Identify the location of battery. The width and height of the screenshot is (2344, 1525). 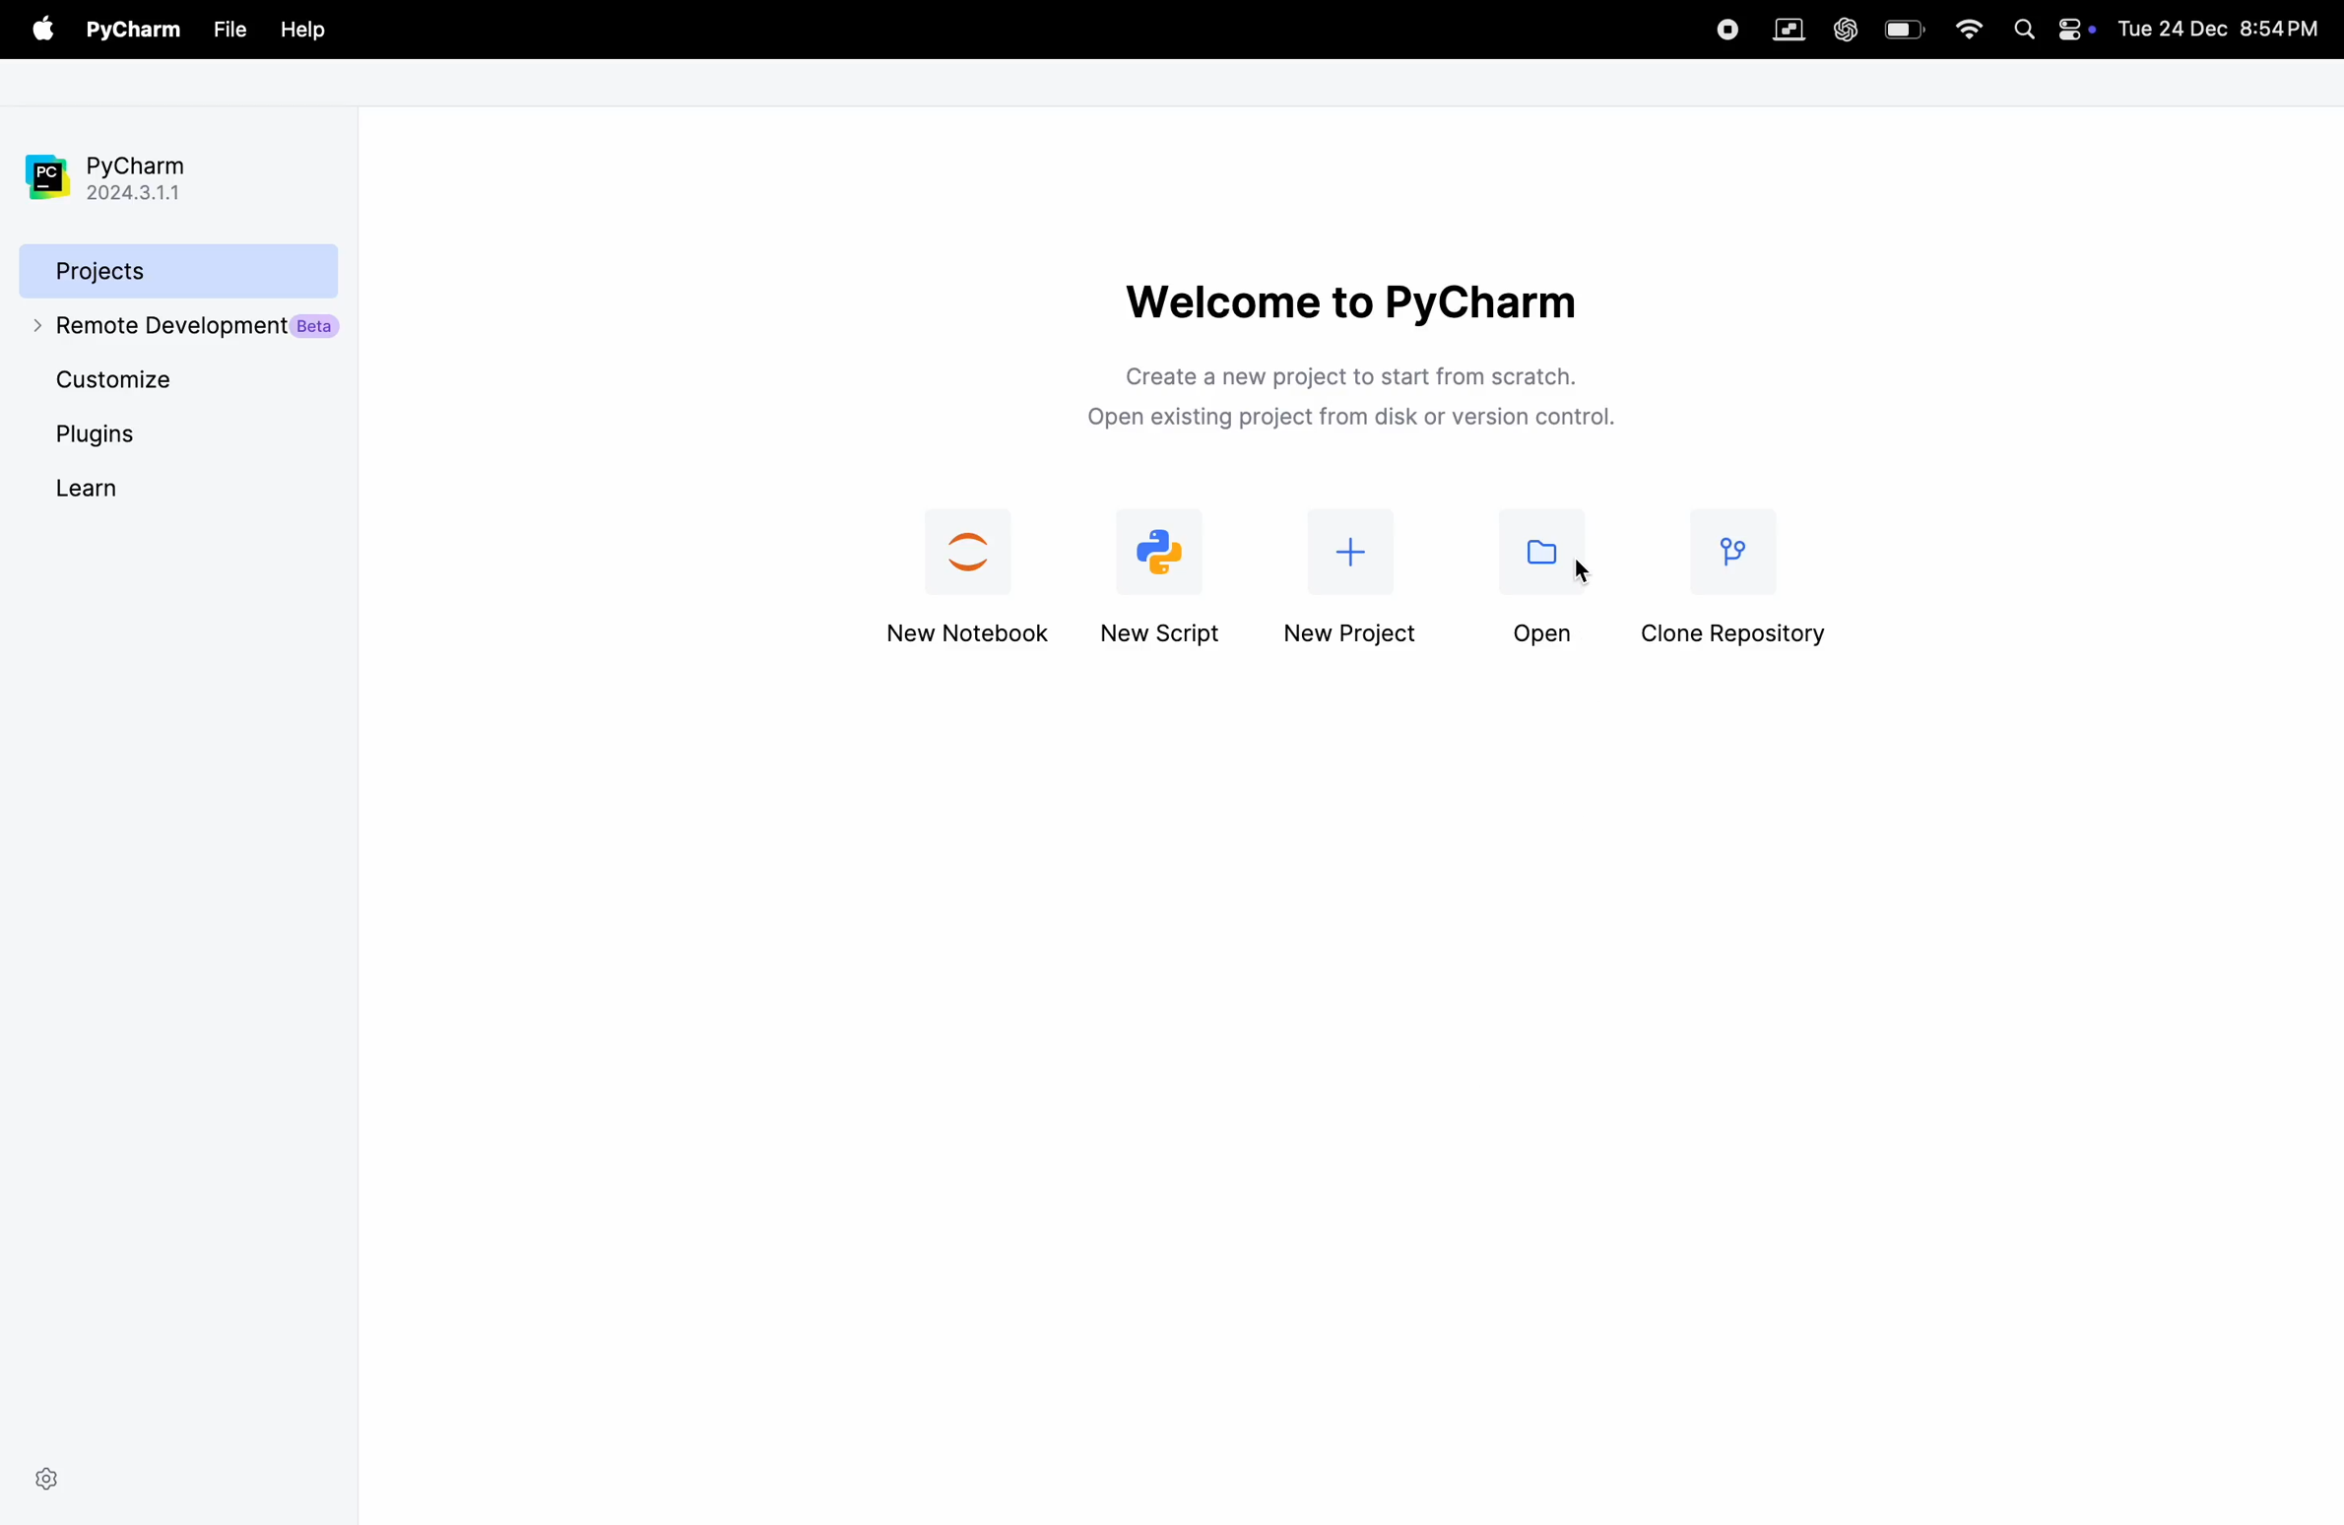
(2079, 28).